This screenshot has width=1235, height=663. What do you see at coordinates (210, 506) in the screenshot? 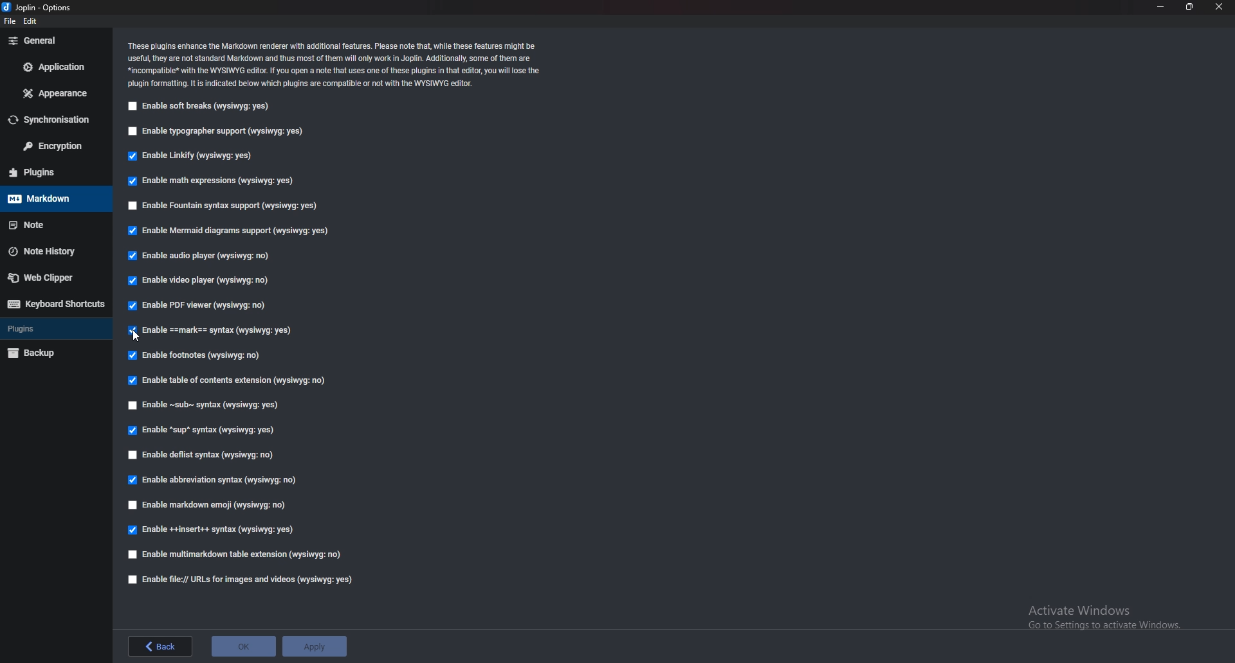
I see `Enable Markdown Emoji` at bounding box center [210, 506].